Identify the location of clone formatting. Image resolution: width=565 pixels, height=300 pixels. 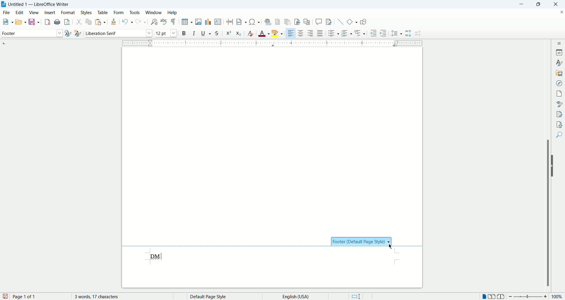
(114, 22).